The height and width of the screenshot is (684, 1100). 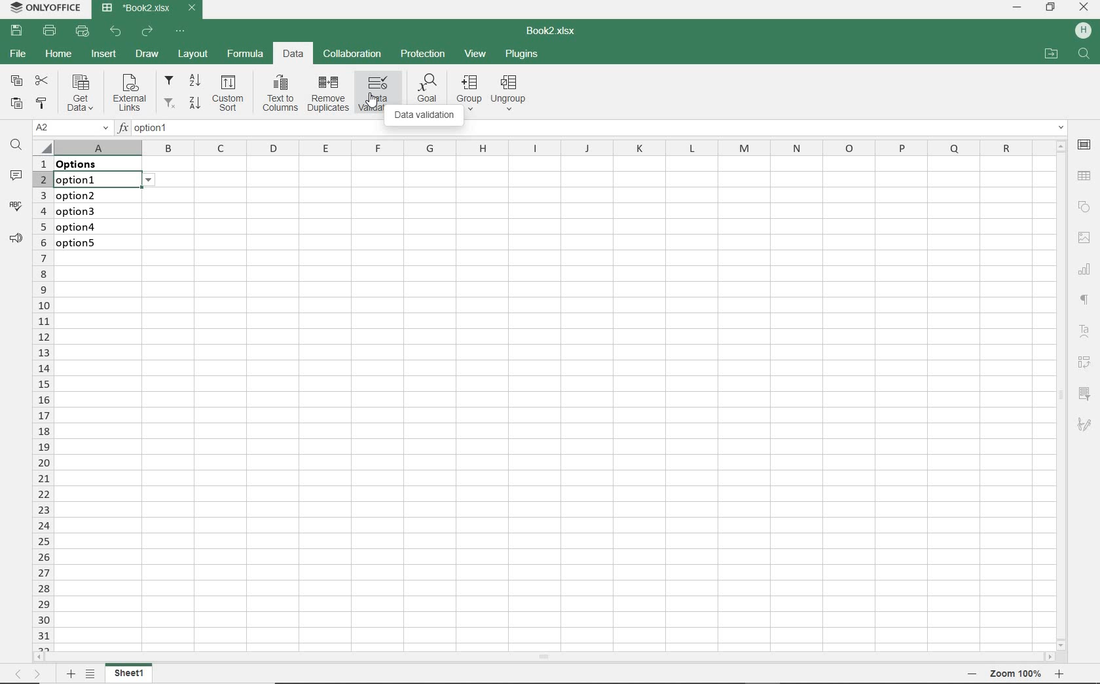 I want to click on selected cell, so click(x=98, y=181).